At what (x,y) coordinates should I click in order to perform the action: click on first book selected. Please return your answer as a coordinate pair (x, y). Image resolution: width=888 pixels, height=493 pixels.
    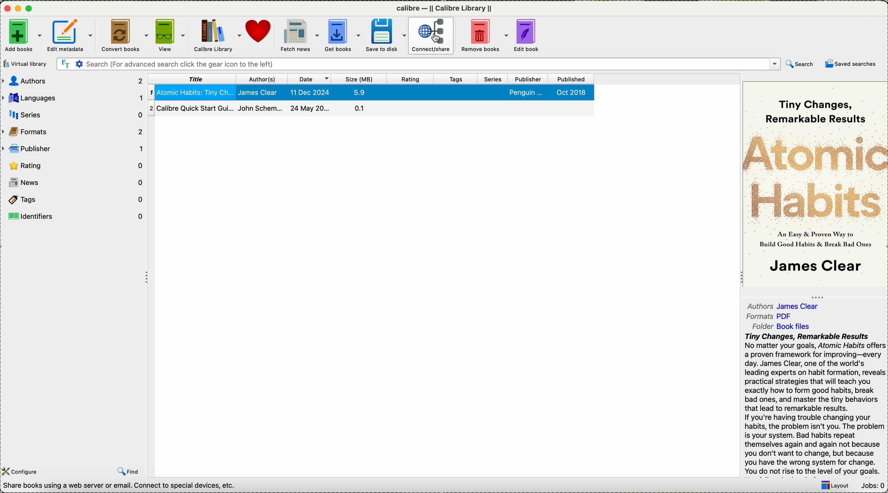
    Looking at the image, I should click on (371, 92).